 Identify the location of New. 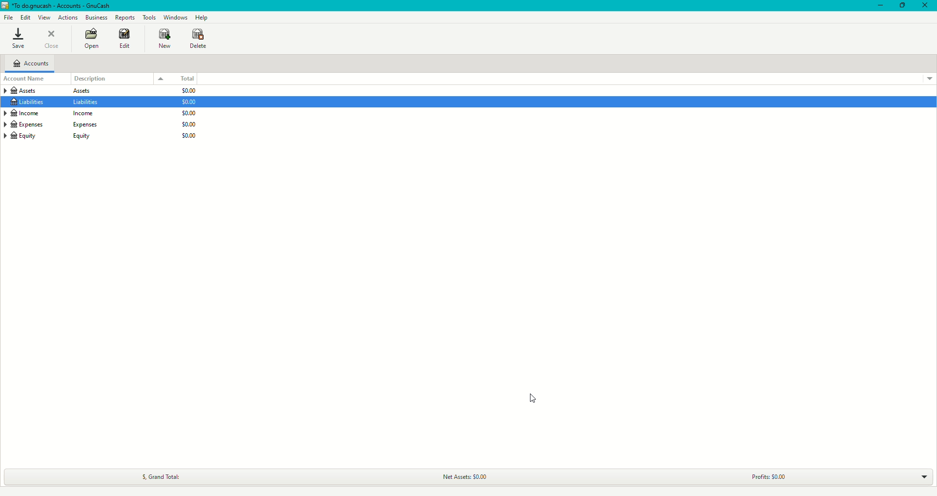
(165, 39).